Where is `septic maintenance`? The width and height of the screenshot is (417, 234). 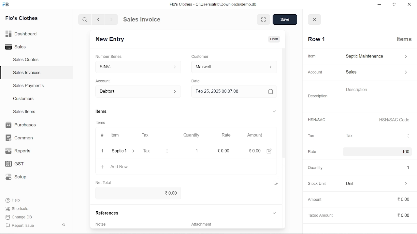
septic maintenance is located at coordinates (377, 56).